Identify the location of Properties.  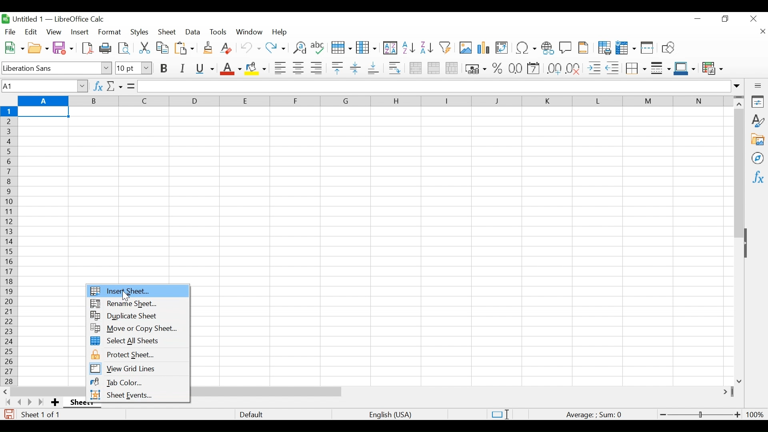
(757, 102).